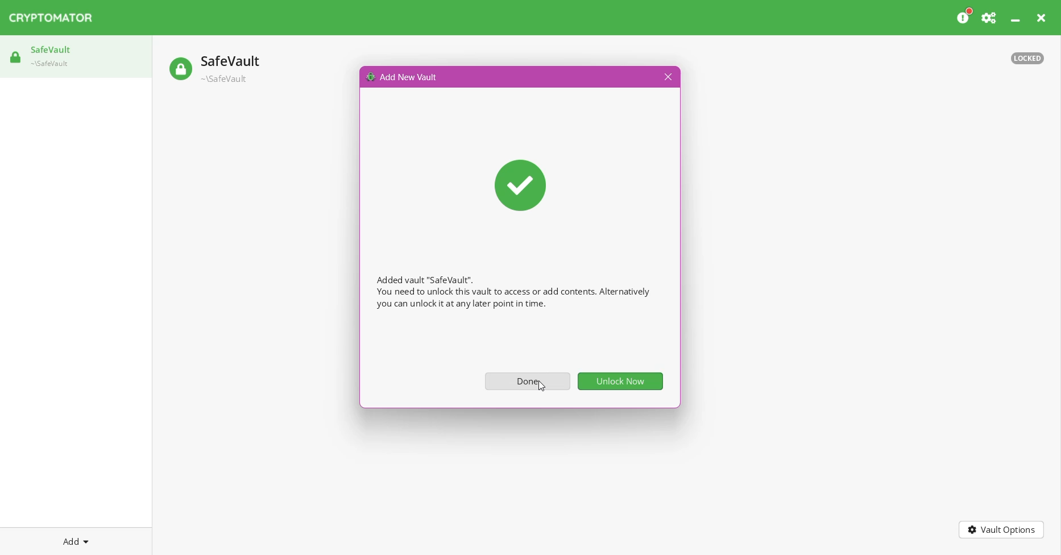 Image resolution: width=1061 pixels, height=555 pixels. I want to click on Close, so click(1043, 18).